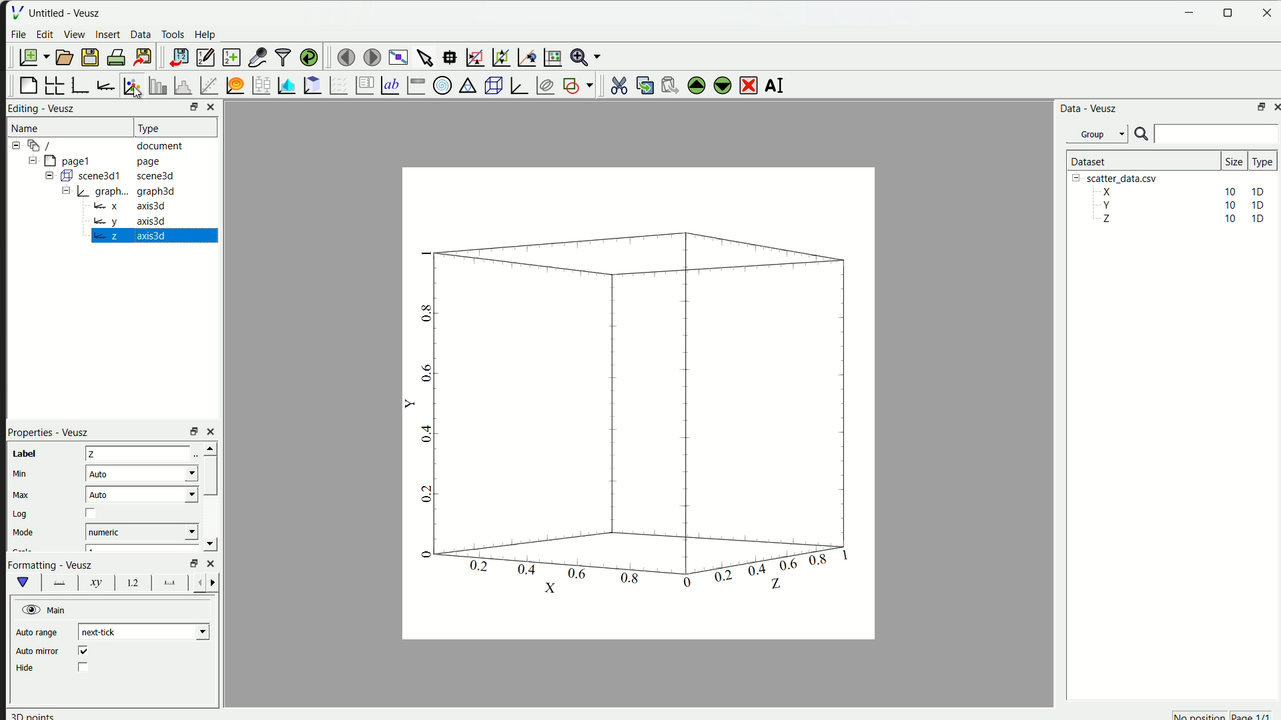 The image size is (1281, 720). Describe the element at coordinates (1120, 177) in the screenshot. I see `| [= scatter_data.csv` at that location.